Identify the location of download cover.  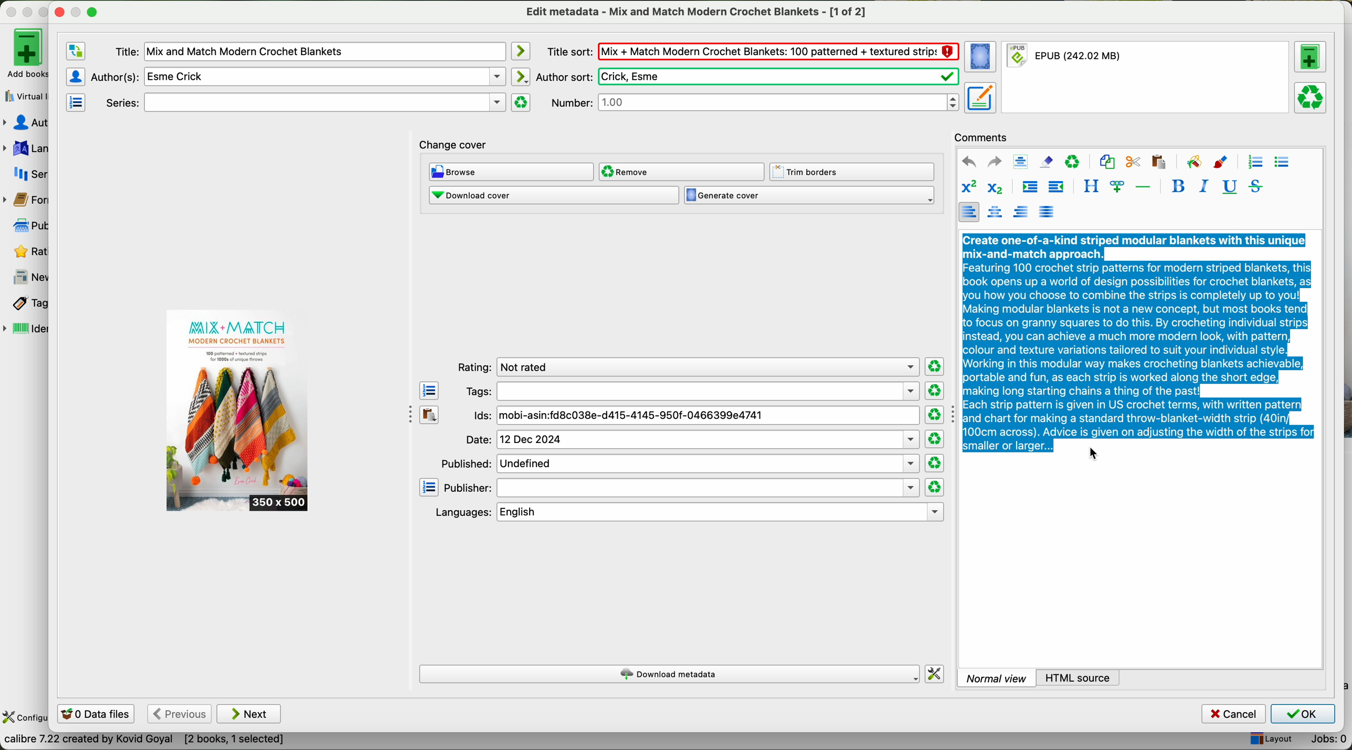
(553, 195).